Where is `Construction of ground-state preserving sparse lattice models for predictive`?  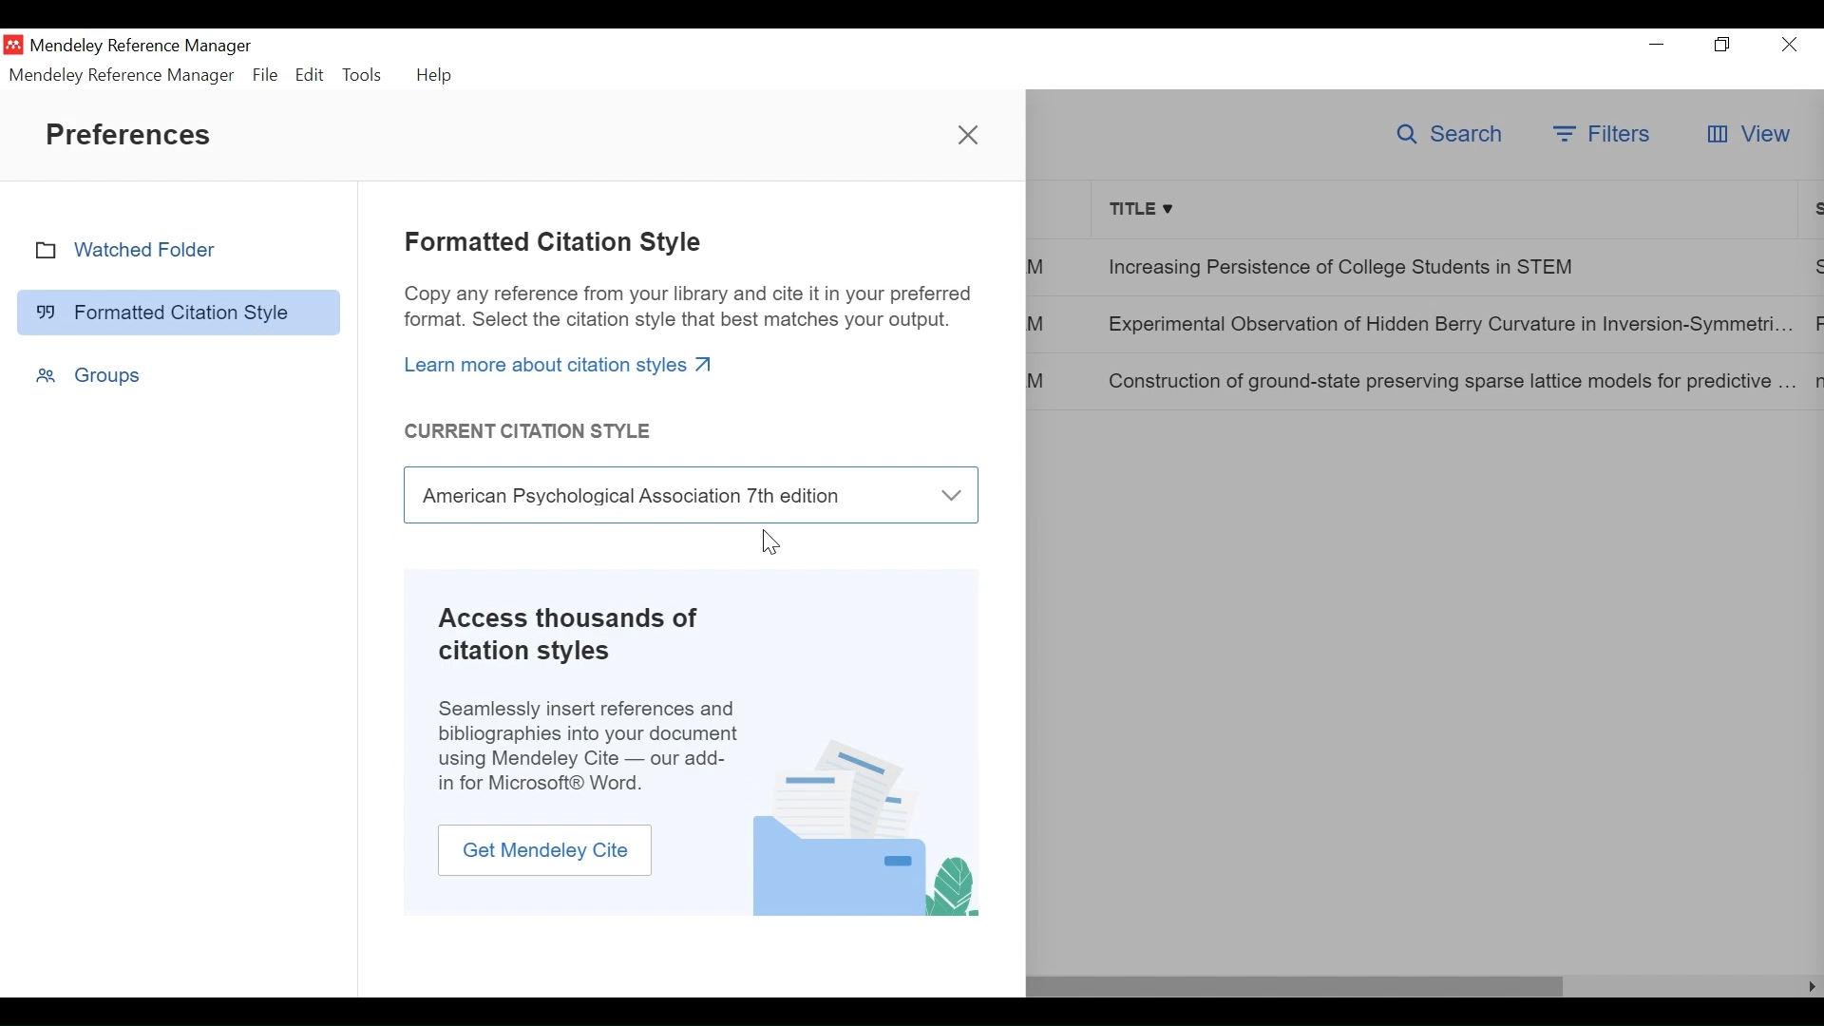
Construction of ground-state preserving sparse lattice models for predictive is located at coordinates (1449, 380).